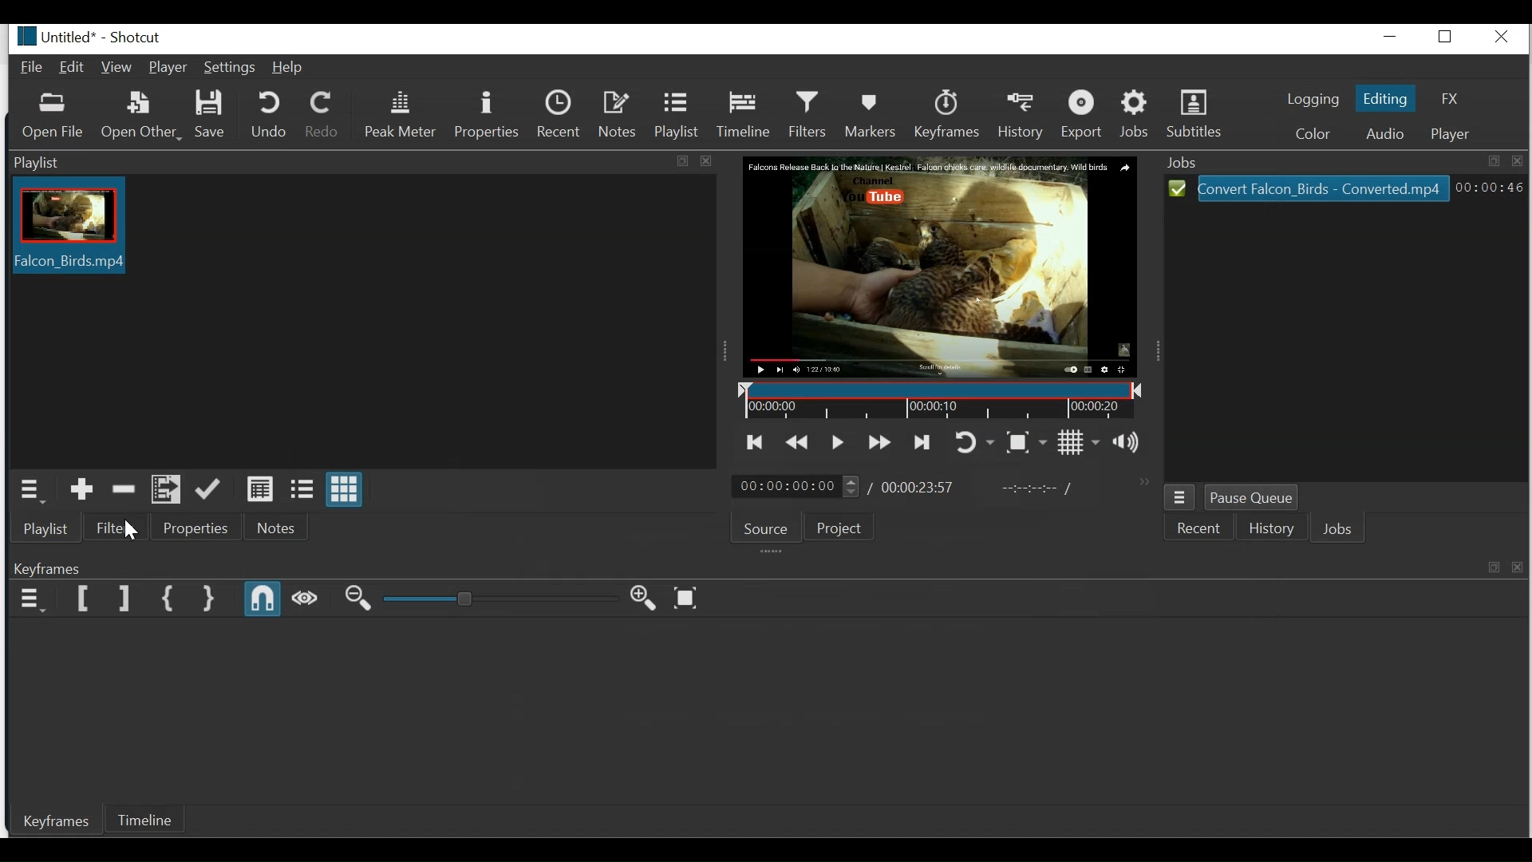  I want to click on Save, so click(211, 114).